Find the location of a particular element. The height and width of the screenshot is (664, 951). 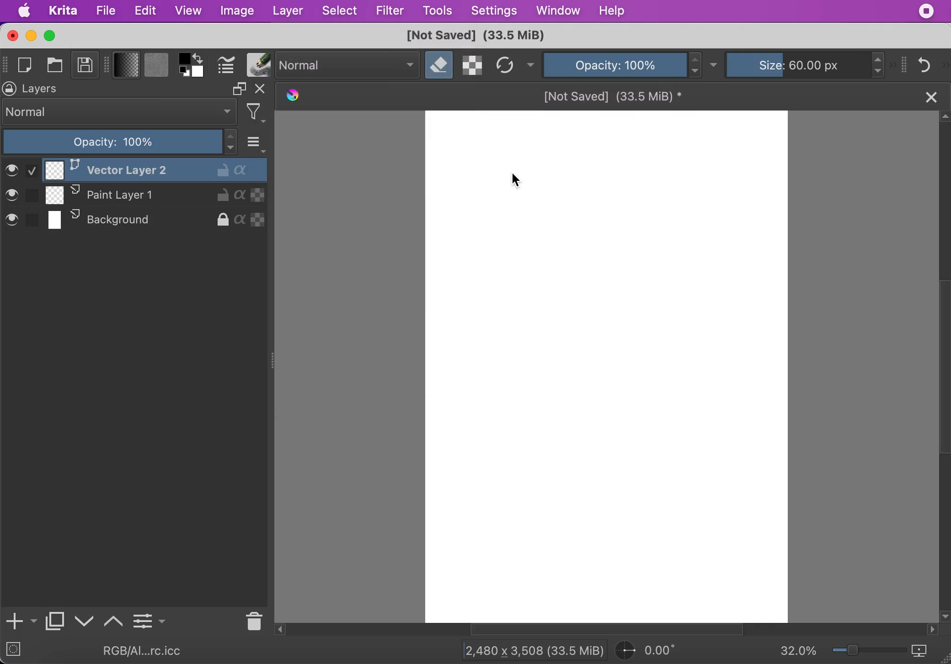

delete the layer or mask is located at coordinates (252, 620).